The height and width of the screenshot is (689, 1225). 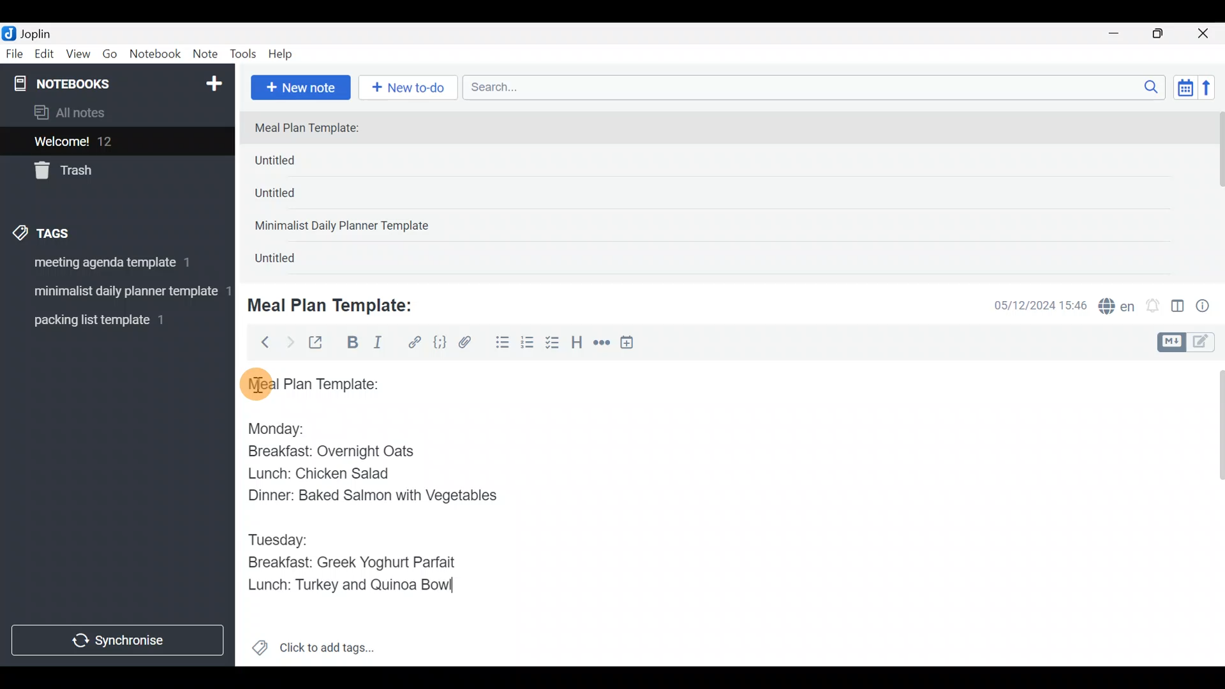 What do you see at coordinates (320, 343) in the screenshot?
I see `Toggle external editing` at bounding box center [320, 343].